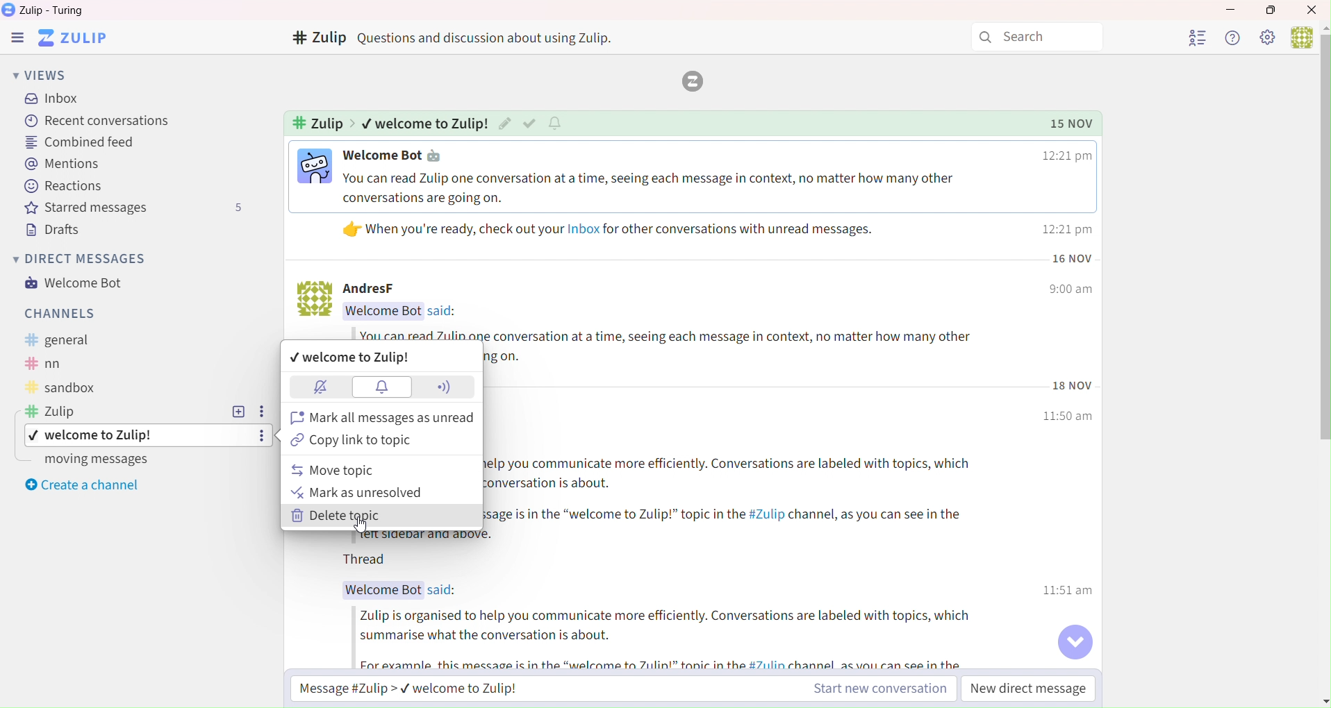  I want to click on Time, so click(1072, 260).